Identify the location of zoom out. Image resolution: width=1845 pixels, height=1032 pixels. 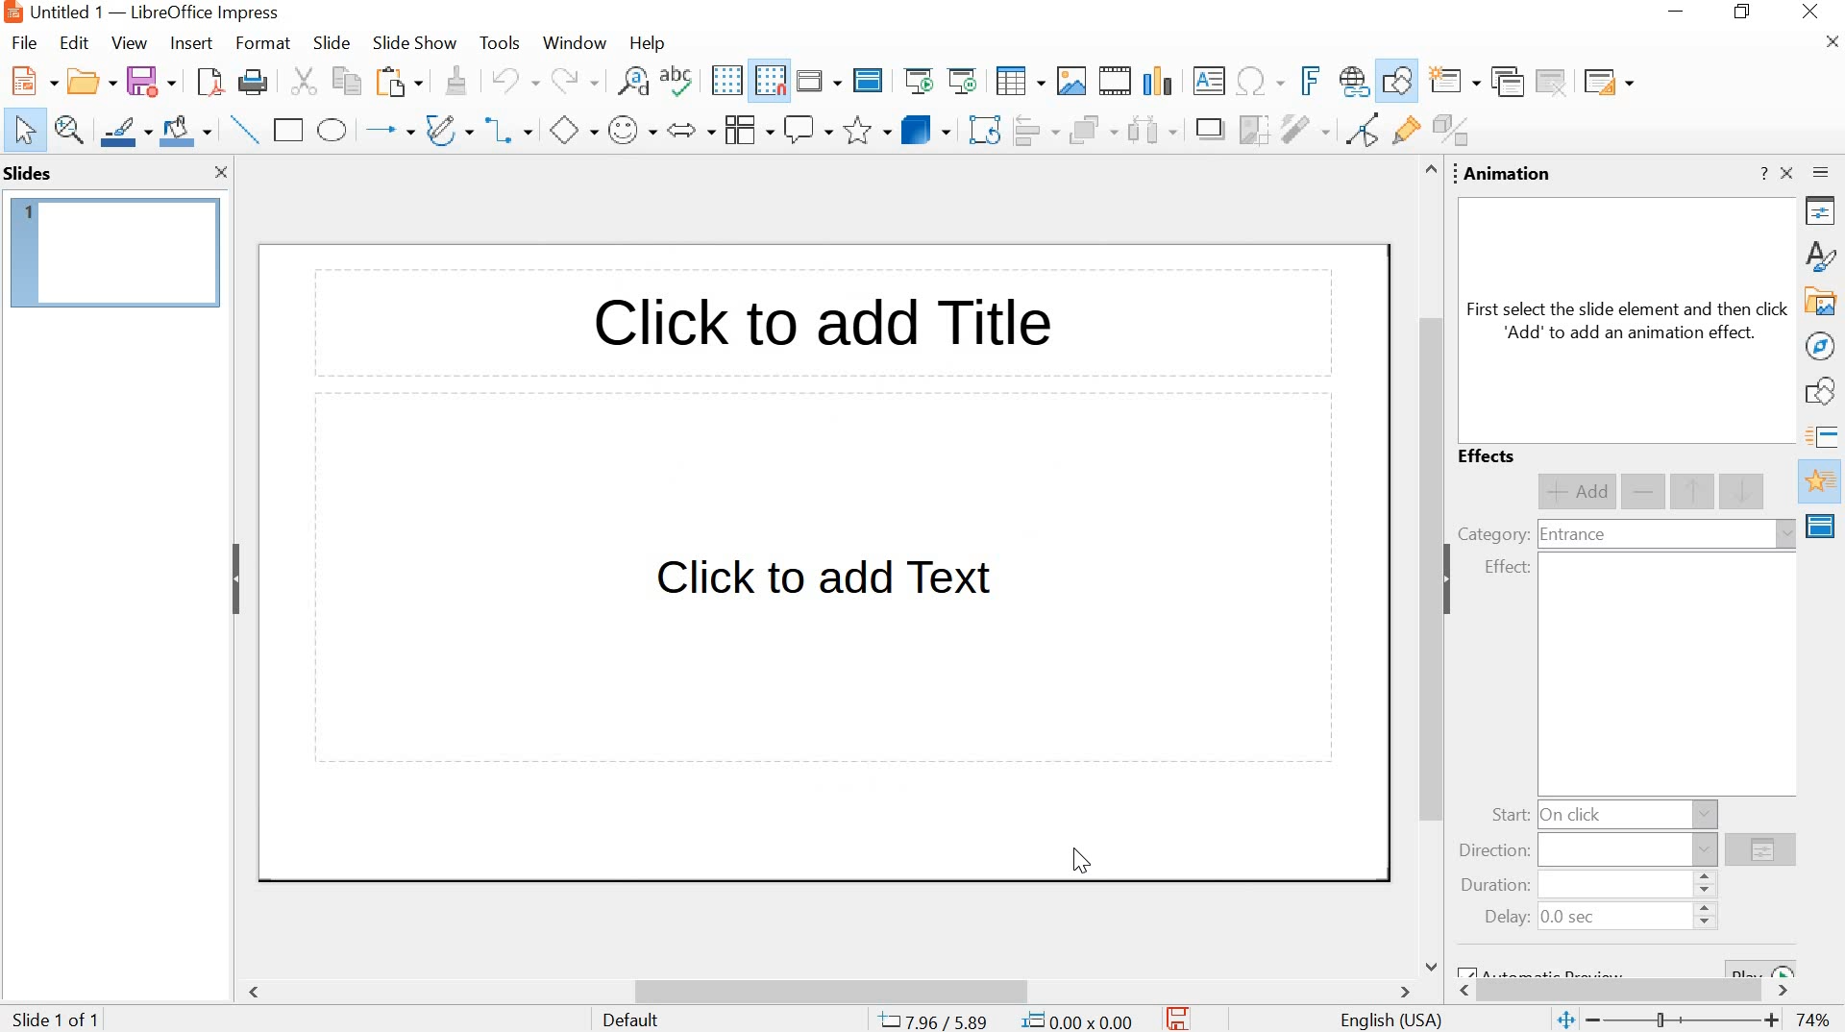
(1595, 1020).